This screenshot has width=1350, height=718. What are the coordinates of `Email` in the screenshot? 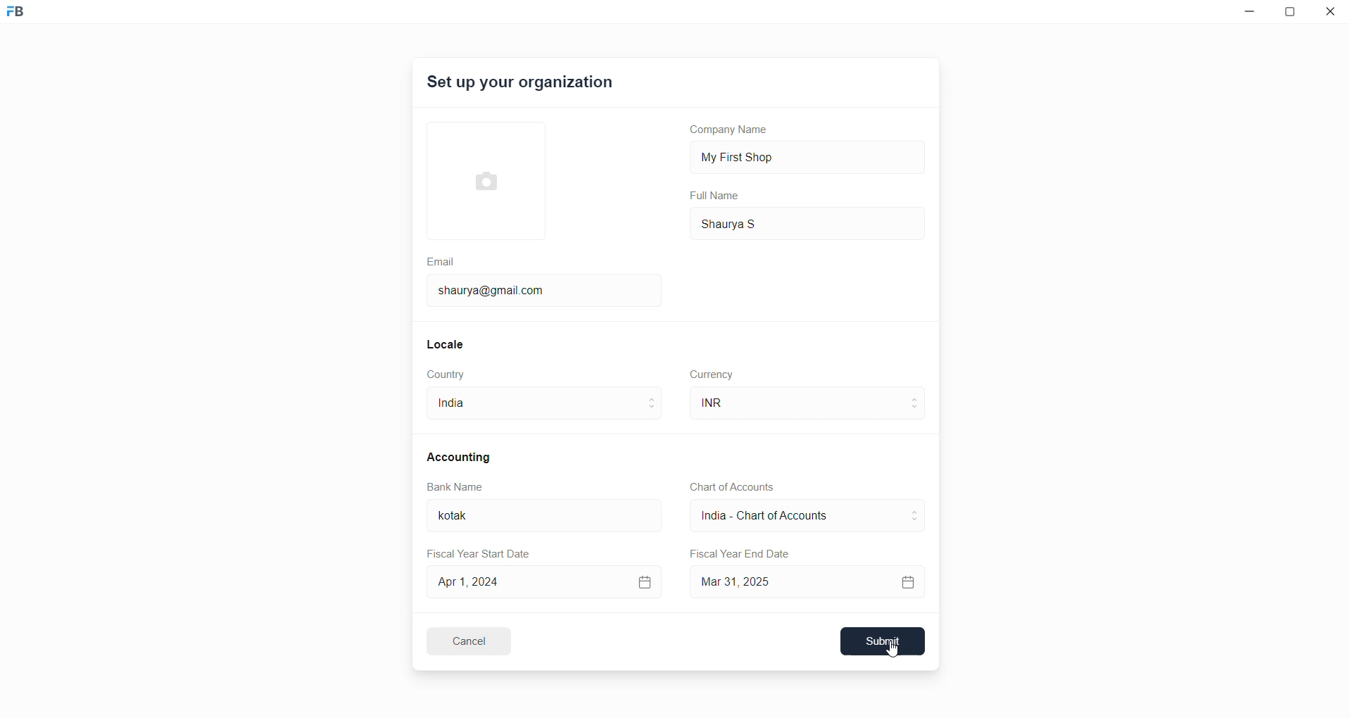 It's located at (443, 260).